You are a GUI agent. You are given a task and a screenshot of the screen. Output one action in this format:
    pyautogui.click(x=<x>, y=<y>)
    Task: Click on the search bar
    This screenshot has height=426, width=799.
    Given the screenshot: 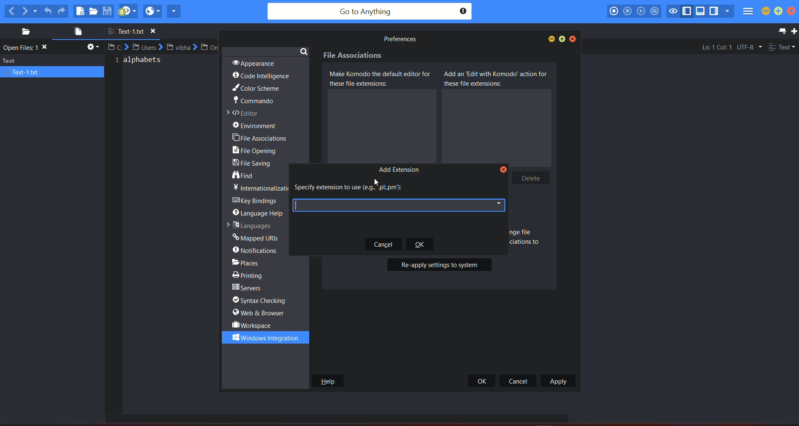 What is the action you would take?
    pyautogui.click(x=369, y=12)
    